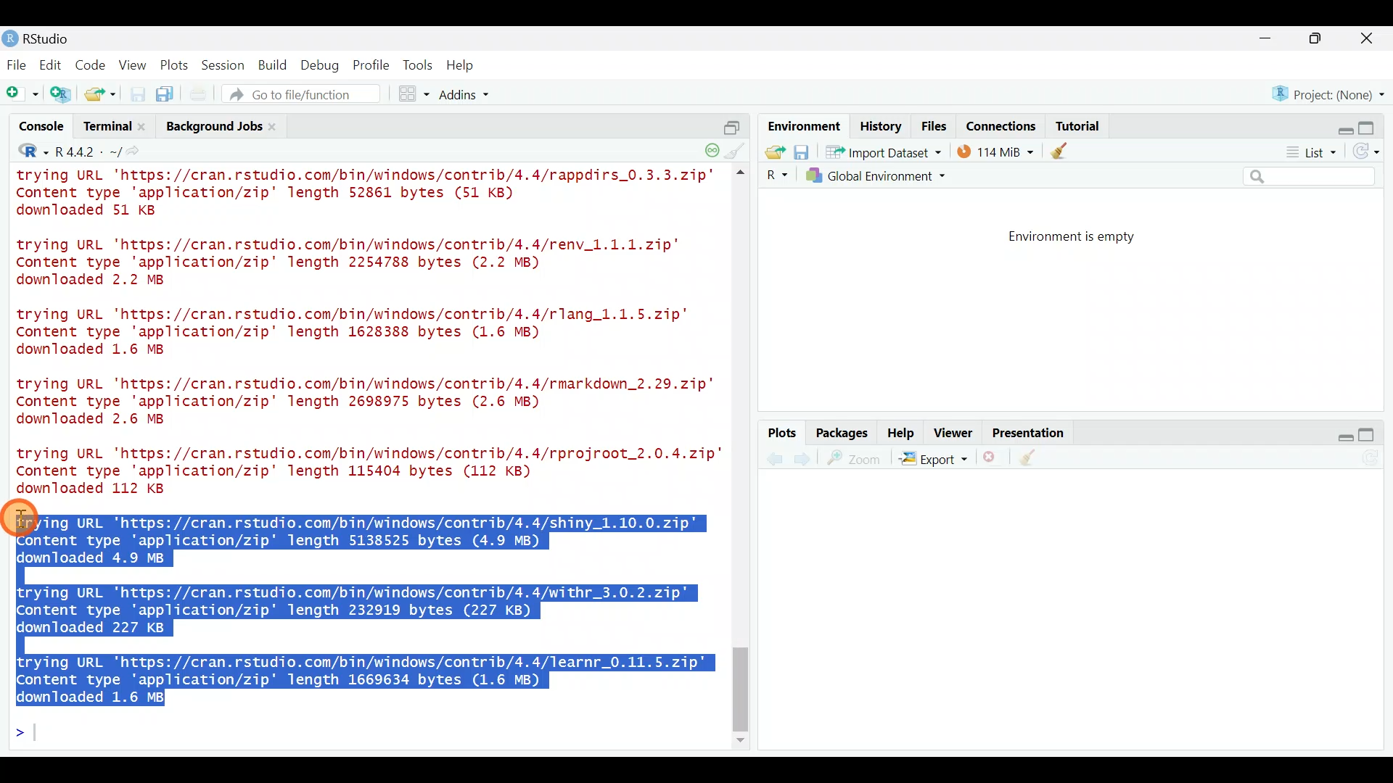  Describe the element at coordinates (934, 126) in the screenshot. I see `Files` at that location.